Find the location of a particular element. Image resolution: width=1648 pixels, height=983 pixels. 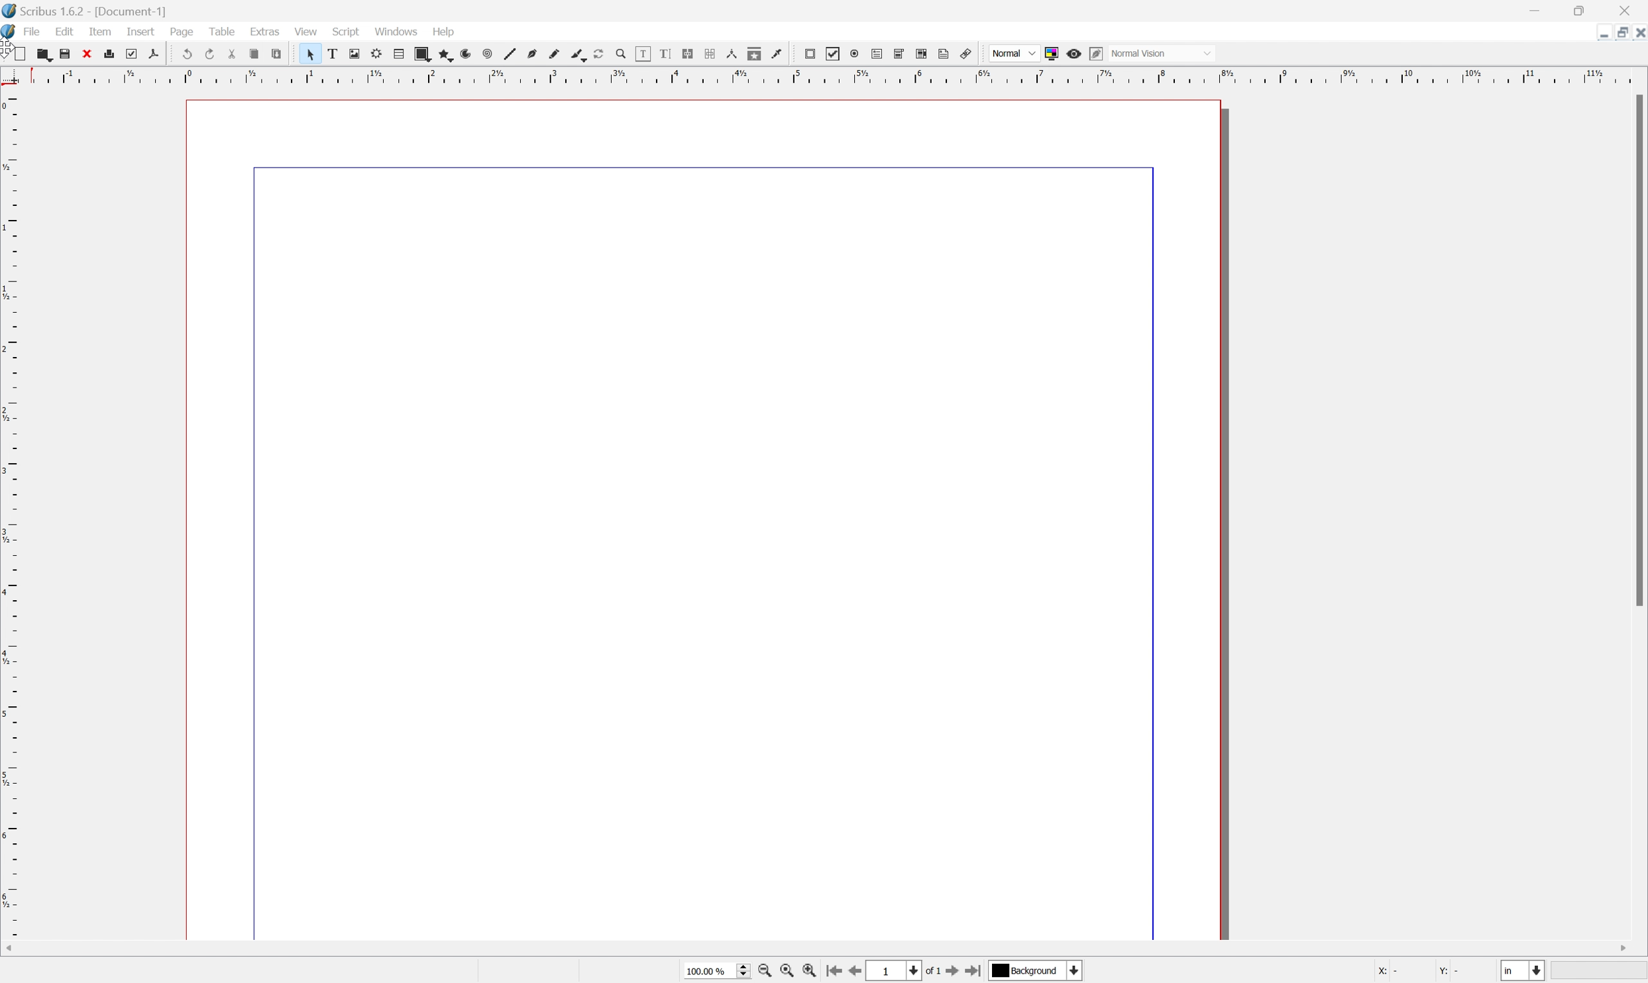

page is located at coordinates (182, 32).